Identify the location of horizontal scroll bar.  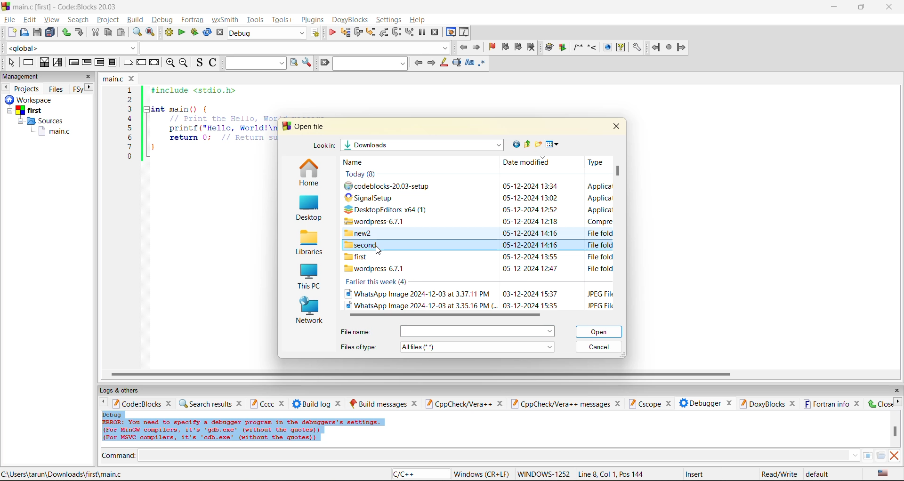
(441, 315).